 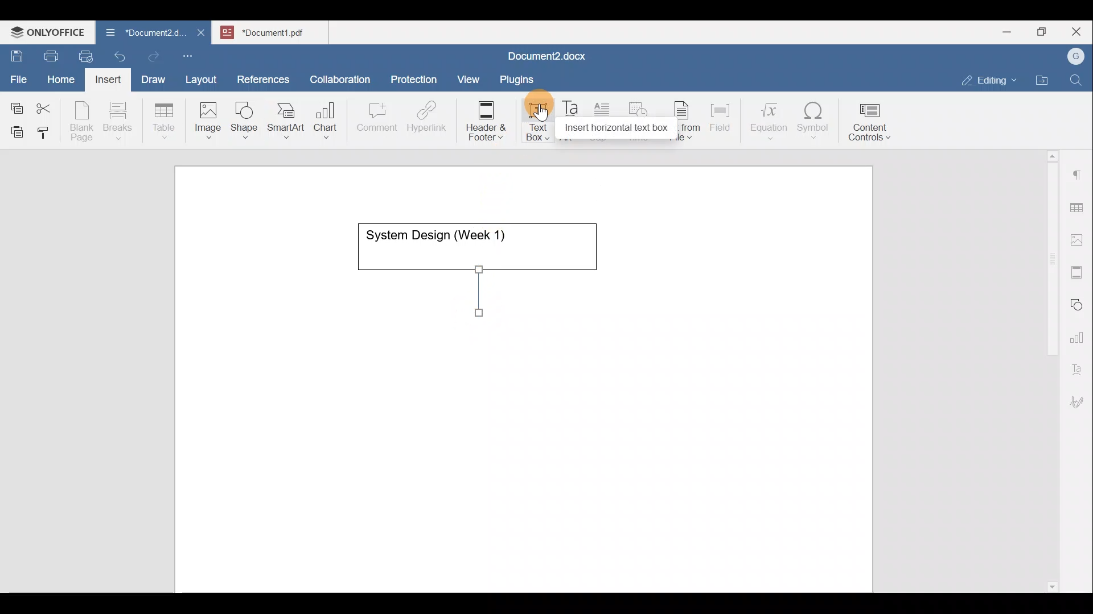 What do you see at coordinates (1079, 303) in the screenshot?
I see `Shapes settings` at bounding box center [1079, 303].